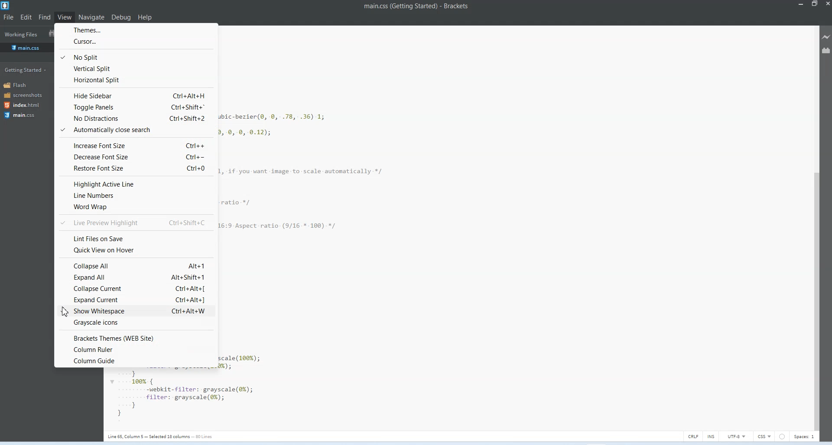  What do you see at coordinates (135, 239) in the screenshot?
I see `Lint file on save` at bounding box center [135, 239].